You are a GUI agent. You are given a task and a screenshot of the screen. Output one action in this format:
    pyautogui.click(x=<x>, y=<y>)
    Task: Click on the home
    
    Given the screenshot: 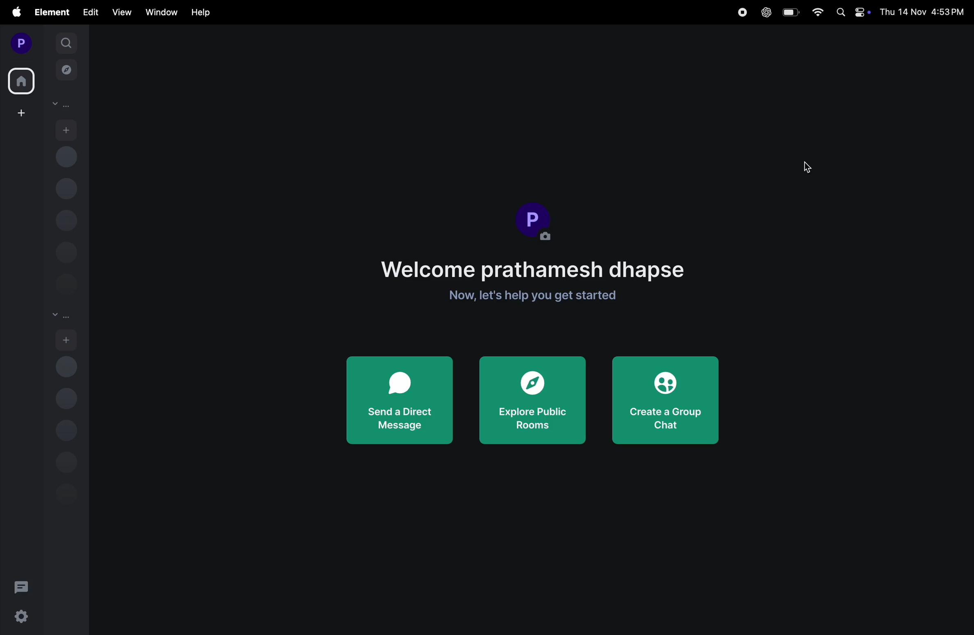 What is the action you would take?
    pyautogui.click(x=22, y=80)
    